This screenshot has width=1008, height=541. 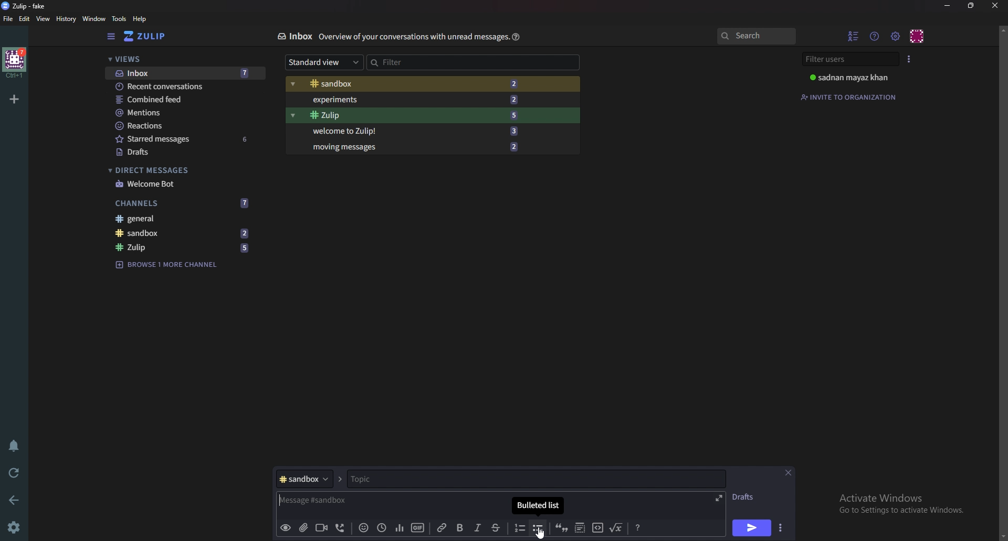 I want to click on preview, so click(x=285, y=528).